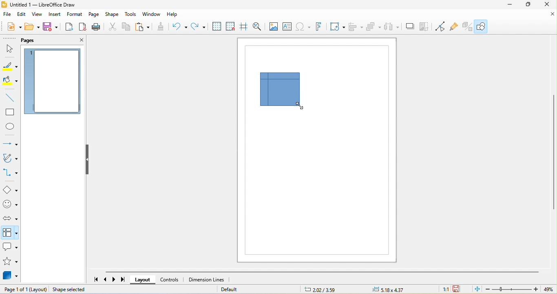  What do you see at coordinates (320, 289) in the screenshot?
I see `2.02/3.59` at bounding box center [320, 289].